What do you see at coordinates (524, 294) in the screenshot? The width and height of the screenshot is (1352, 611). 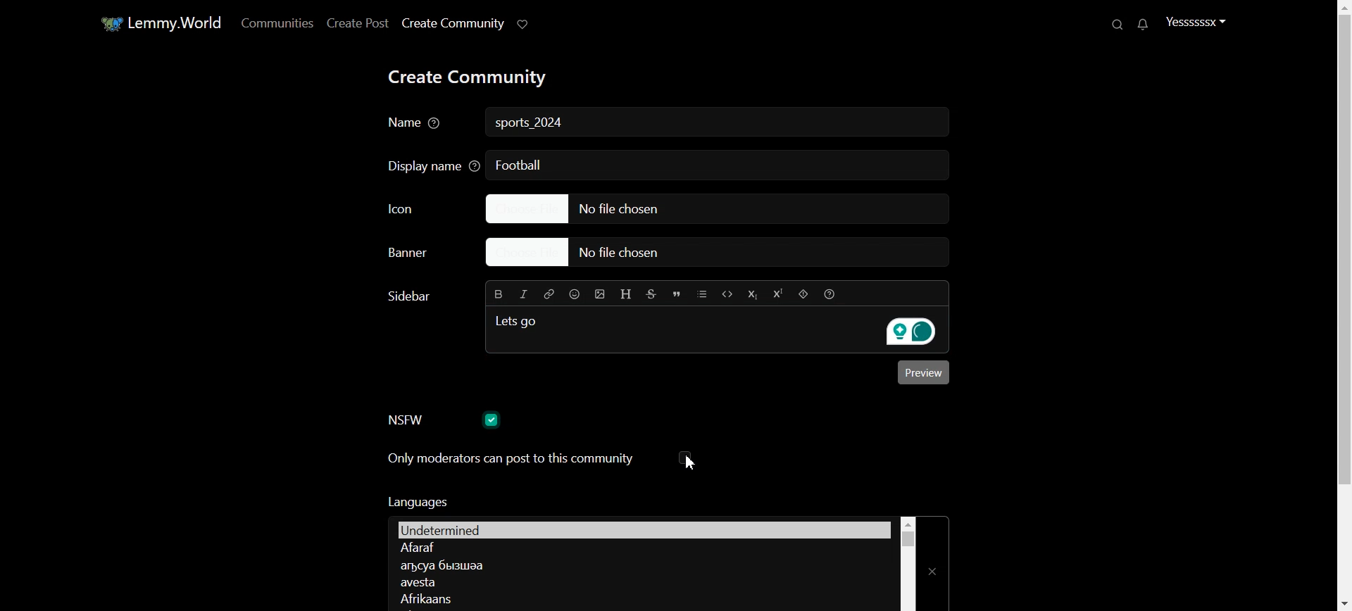 I see `Italic` at bounding box center [524, 294].